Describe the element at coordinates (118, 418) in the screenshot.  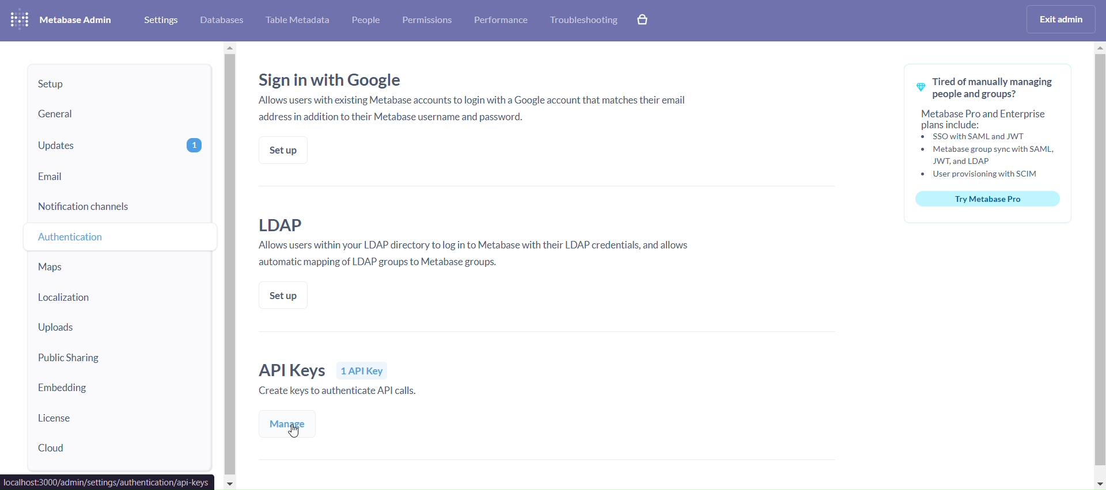
I see `license` at that location.